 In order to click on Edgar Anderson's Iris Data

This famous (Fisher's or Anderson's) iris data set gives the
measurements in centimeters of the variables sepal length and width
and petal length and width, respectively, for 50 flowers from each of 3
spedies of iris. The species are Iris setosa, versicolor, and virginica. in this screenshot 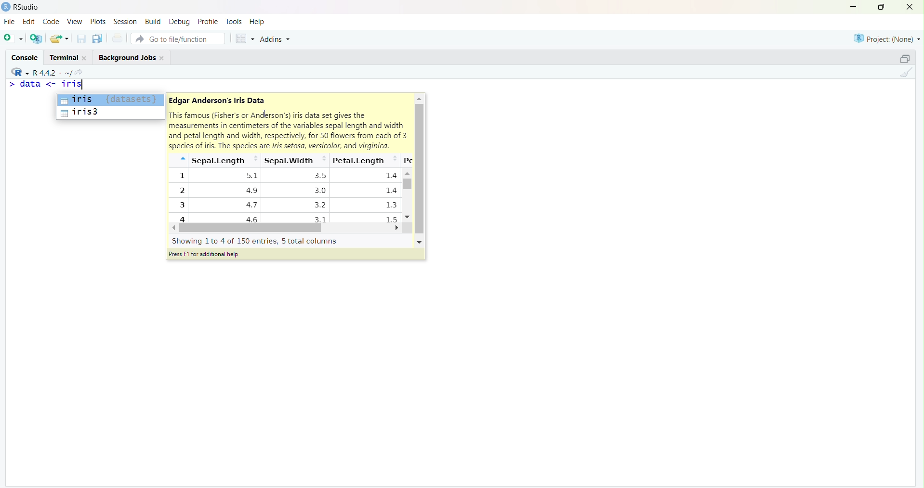, I will do `click(288, 122)`.